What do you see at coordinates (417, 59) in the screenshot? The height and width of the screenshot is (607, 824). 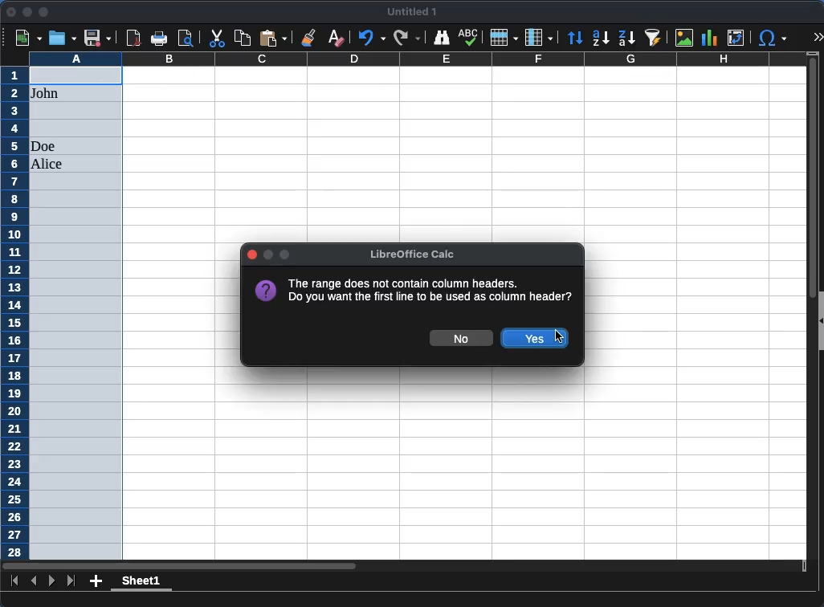 I see `column` at bounding box center [417, 59].